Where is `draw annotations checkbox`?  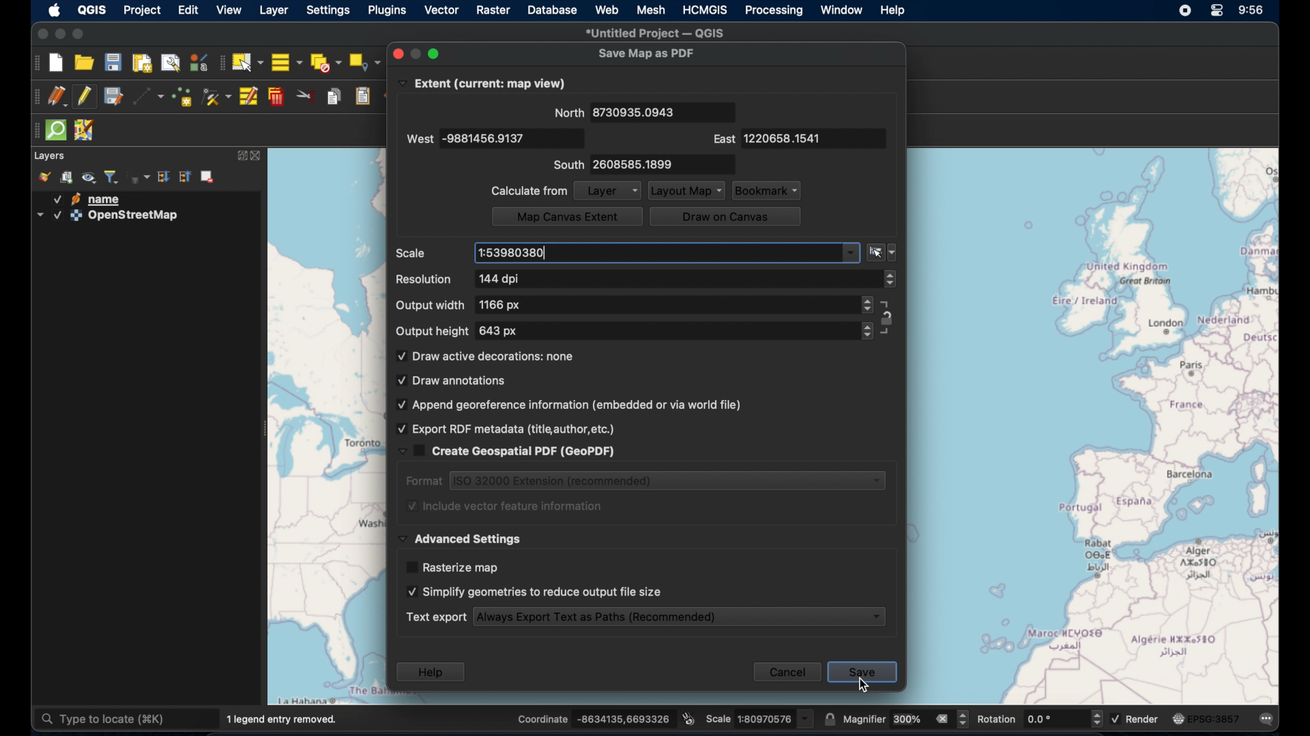 draw annotations checkbox is located at coordinates (448, 380).